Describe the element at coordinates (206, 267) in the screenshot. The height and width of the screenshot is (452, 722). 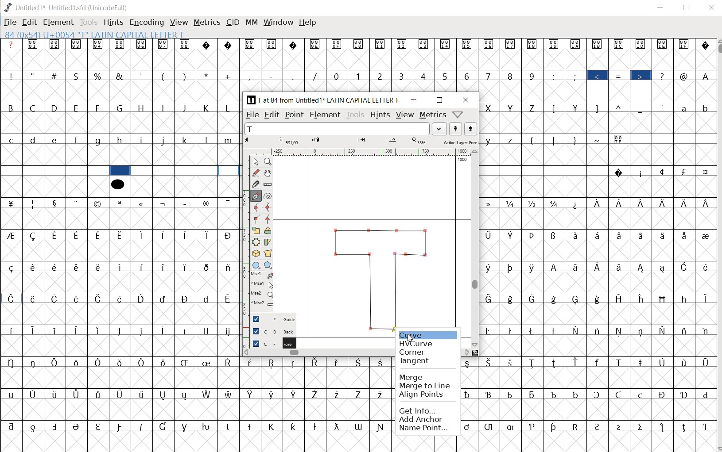
I see `Symbol` at that location.